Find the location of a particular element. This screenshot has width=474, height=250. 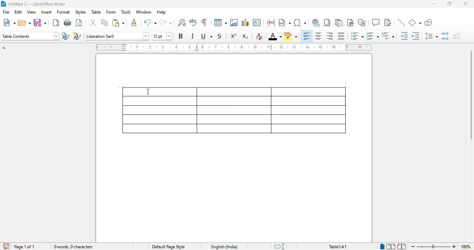

insert endnote is located at coordinates (339, 23).